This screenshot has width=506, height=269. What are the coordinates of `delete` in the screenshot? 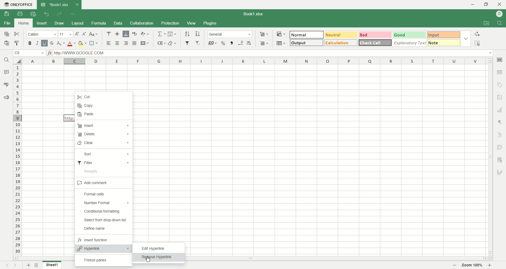 It's located at (104, 134).